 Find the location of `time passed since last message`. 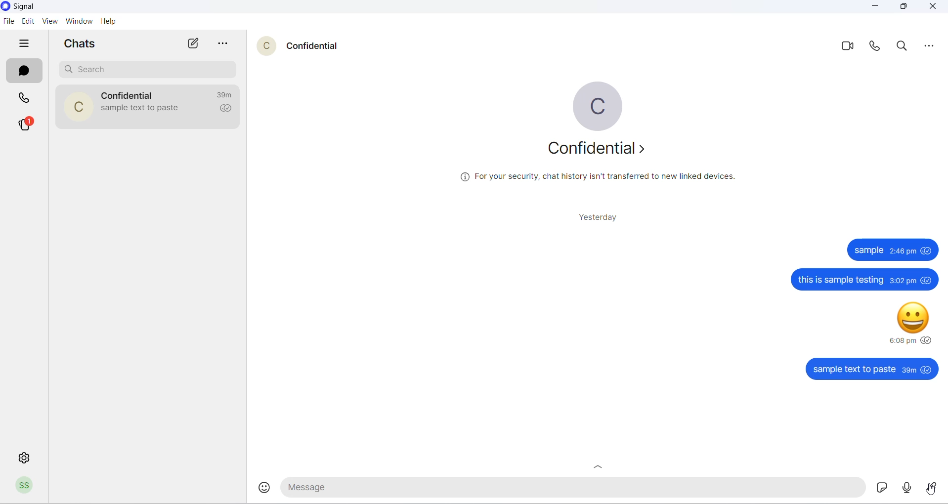

time passed since last message is located at coordinates (227, 95).